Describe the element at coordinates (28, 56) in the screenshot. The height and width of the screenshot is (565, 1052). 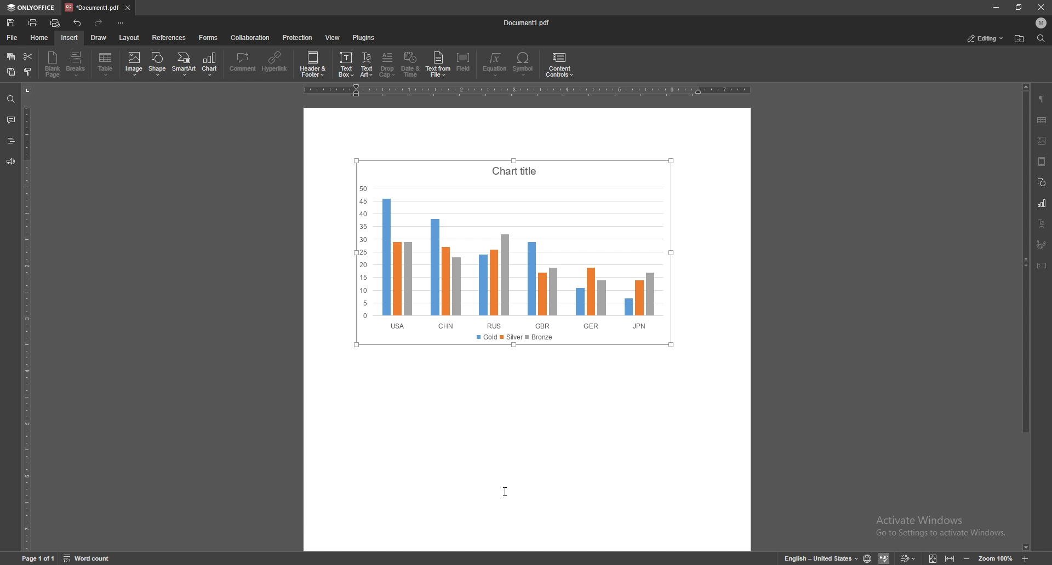
I see `cut` at that location.